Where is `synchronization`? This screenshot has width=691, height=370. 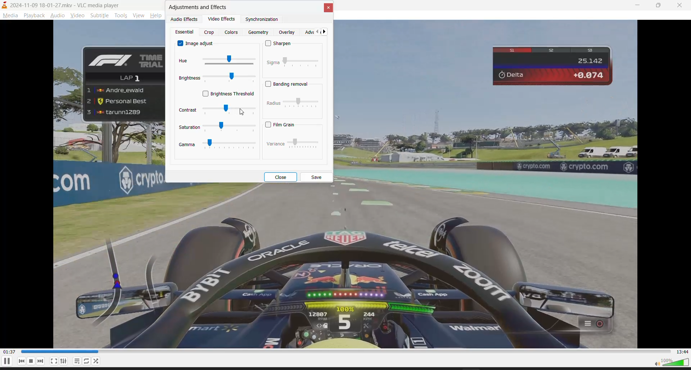
synchronization is located at coordinates (262, 19).